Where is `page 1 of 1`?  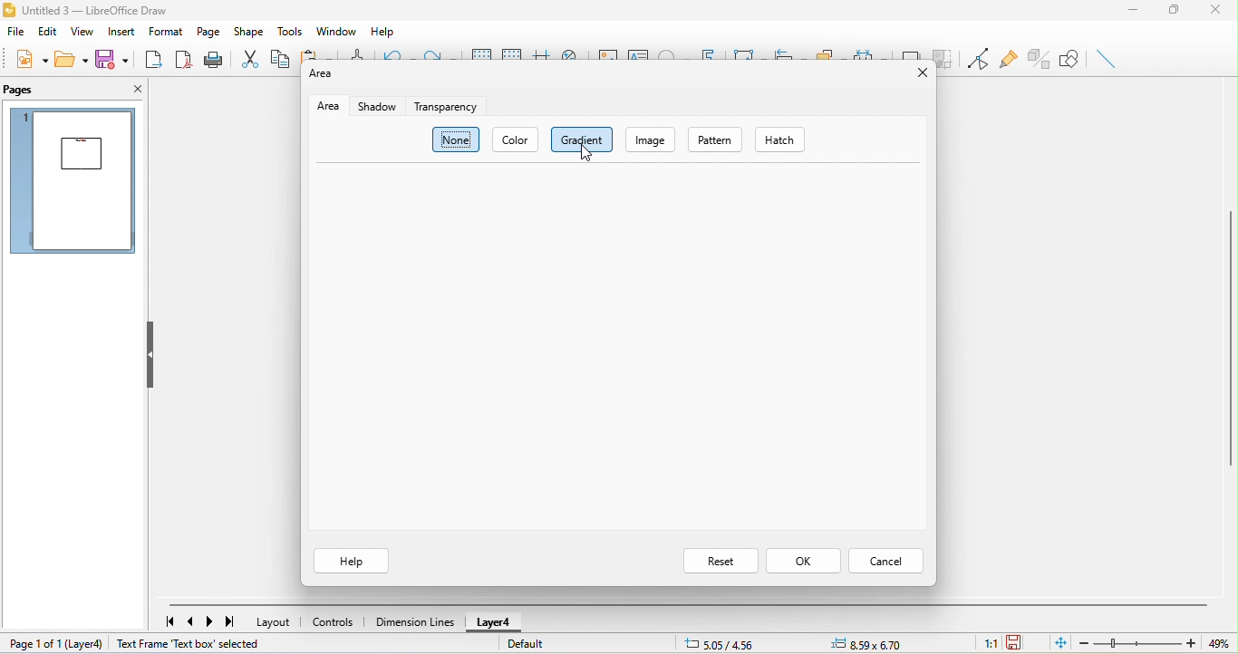
page 1 of 1 is located at coordinates (34, 645).